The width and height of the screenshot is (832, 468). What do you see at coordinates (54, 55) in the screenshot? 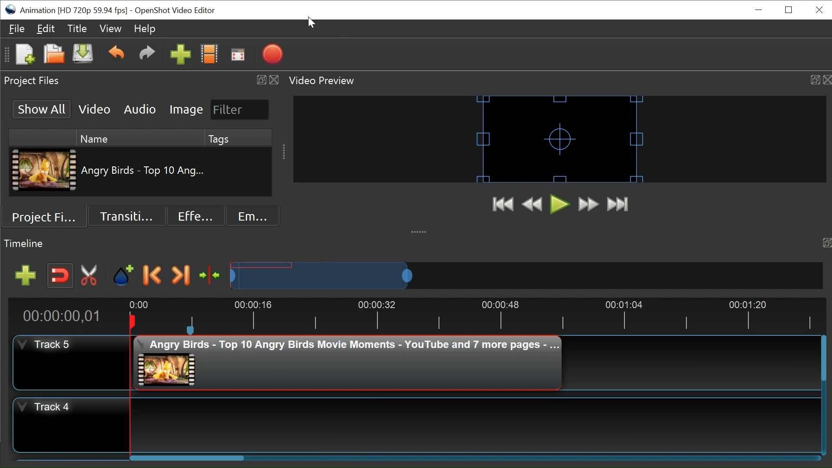
I see `Open Project` at bounding box center [54, 55].